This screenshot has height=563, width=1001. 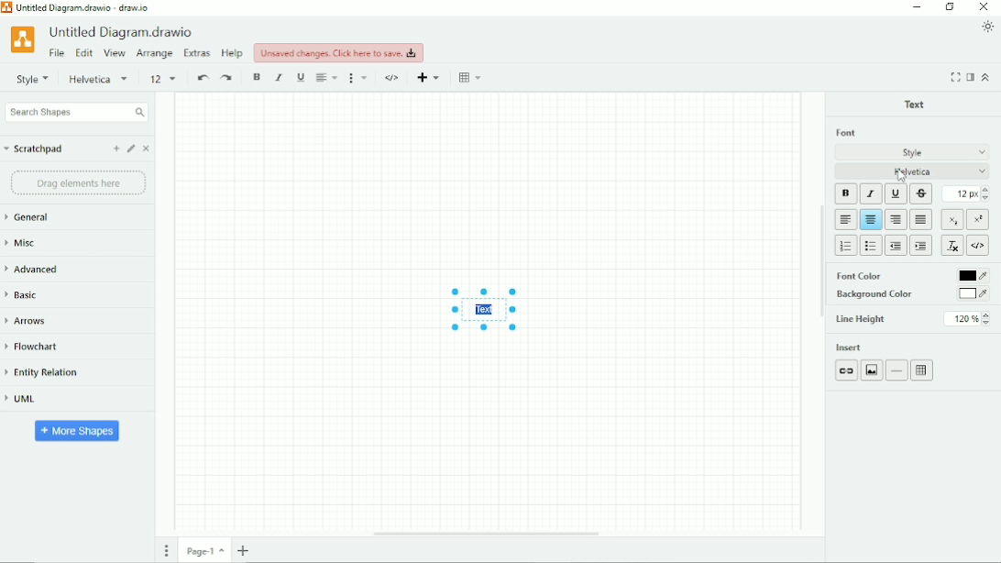 What do you see at coordinates (846, 194) in the screenshot?
I see `Bold` at bounding box center [846, 194].